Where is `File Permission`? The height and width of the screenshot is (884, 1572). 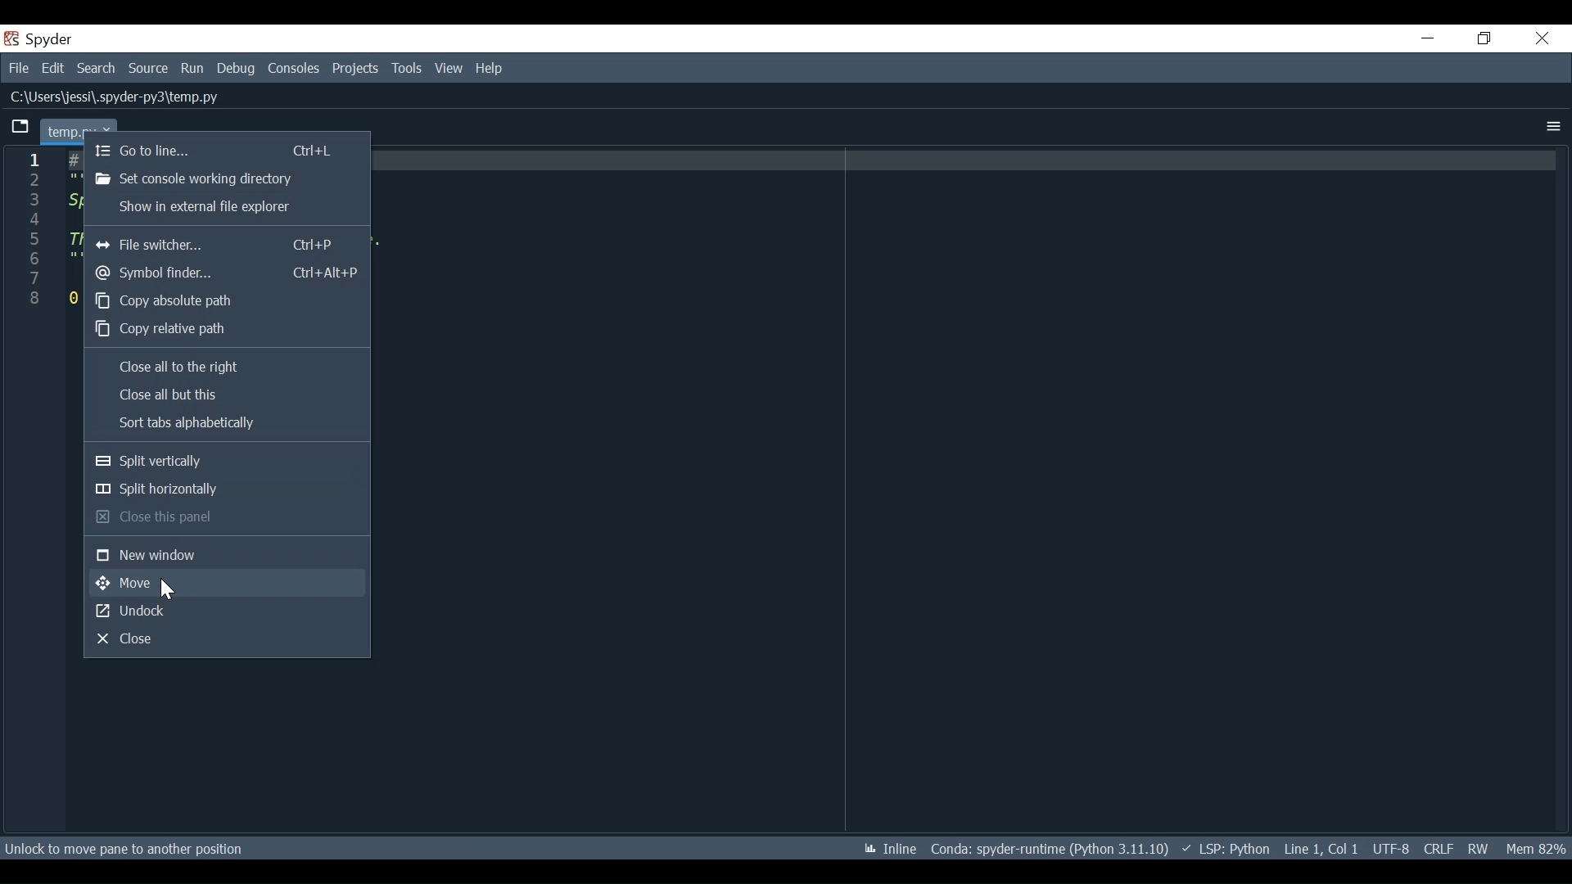 File Permission is located at coordinates (1477, 850).